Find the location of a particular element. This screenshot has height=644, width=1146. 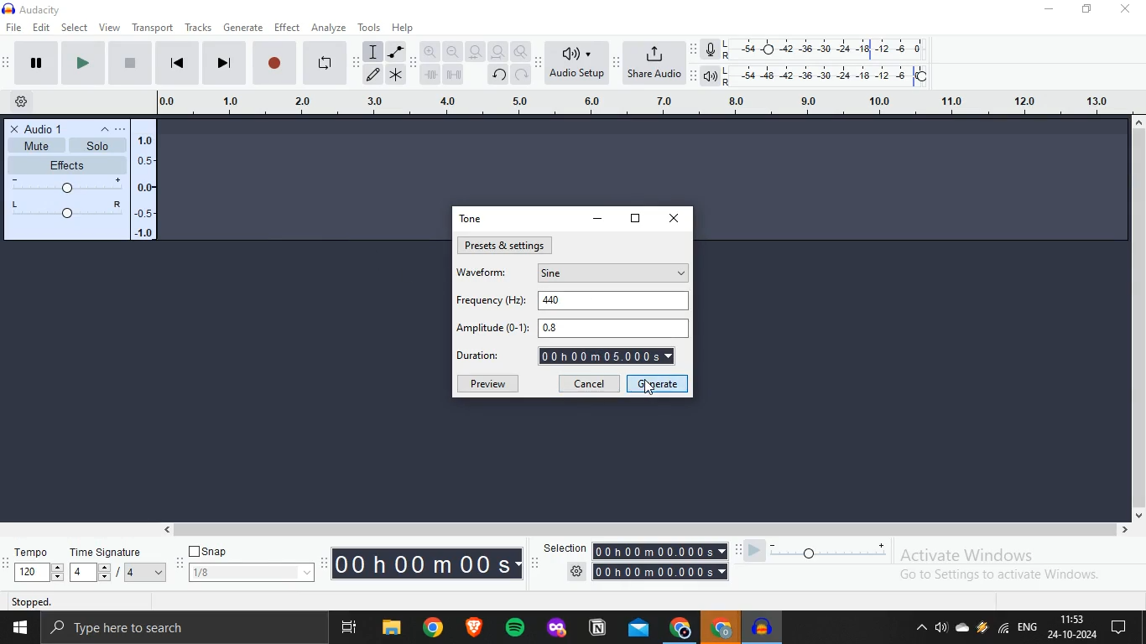

Presets & Settings is located at coordinates (503, 244).